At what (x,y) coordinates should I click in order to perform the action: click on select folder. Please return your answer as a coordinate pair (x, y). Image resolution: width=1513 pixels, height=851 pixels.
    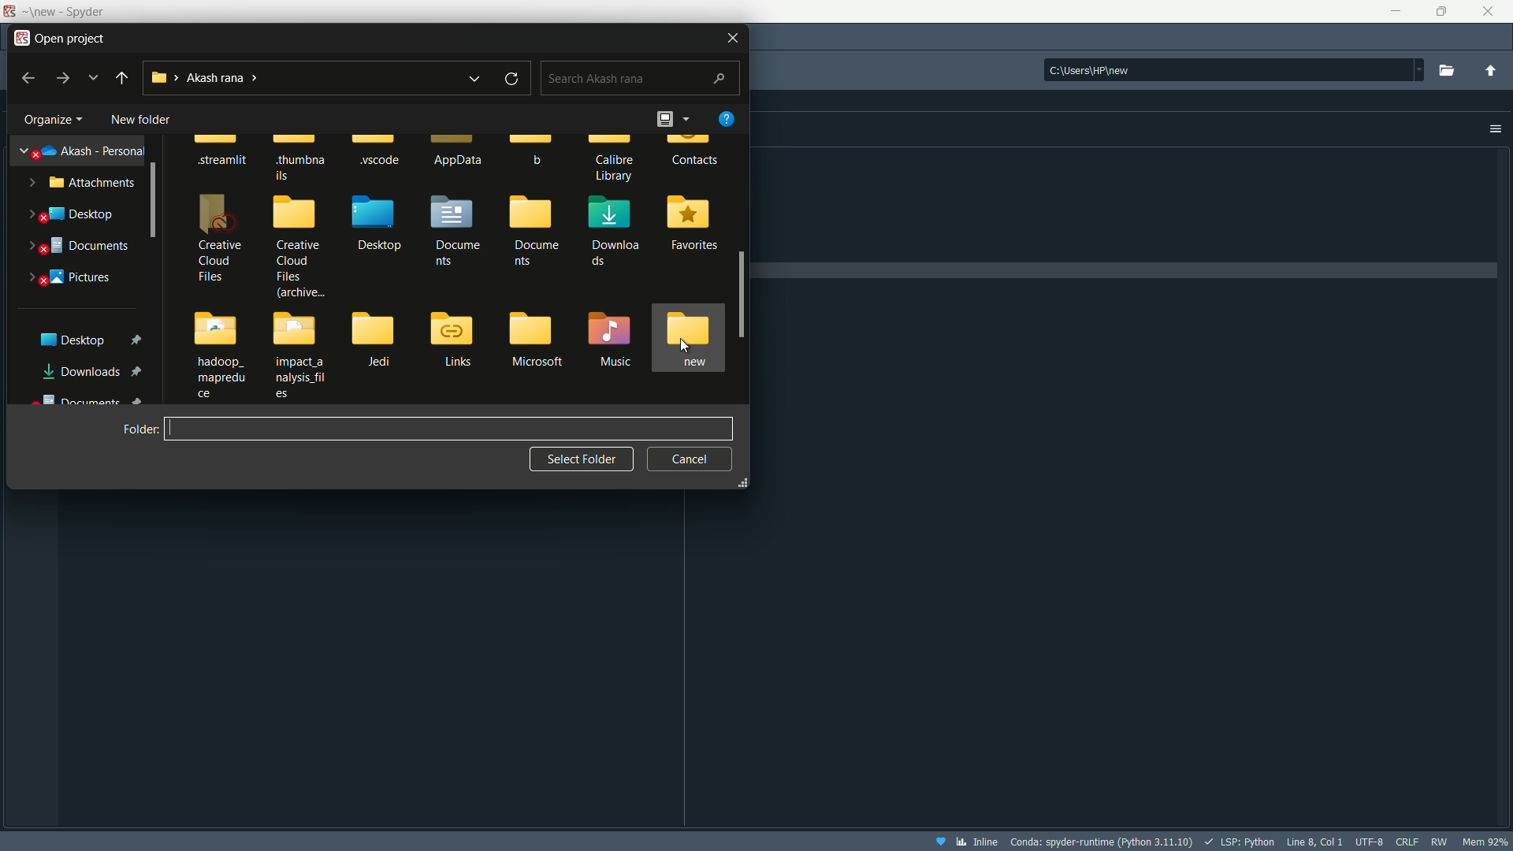
    Looking at the image, I should click on (581, 459).